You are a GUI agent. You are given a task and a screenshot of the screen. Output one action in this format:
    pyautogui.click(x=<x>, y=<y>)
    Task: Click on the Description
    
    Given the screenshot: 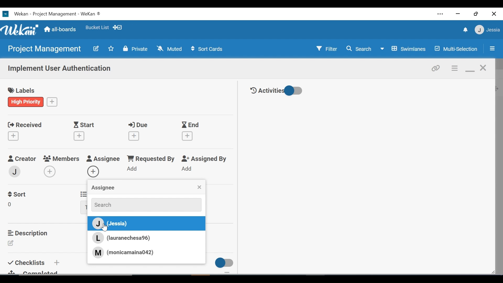 What is the action you would take?
    pyautogui.click(x=29, y=233)
    